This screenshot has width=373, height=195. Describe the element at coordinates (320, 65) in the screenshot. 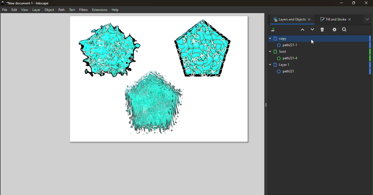

I see `Layer` at that location.